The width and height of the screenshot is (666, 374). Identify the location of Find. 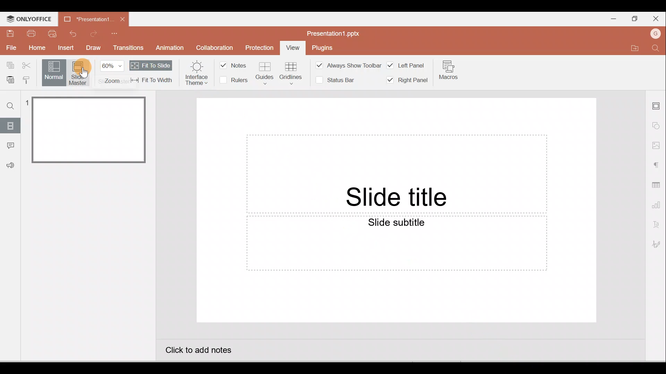
(656, 49).